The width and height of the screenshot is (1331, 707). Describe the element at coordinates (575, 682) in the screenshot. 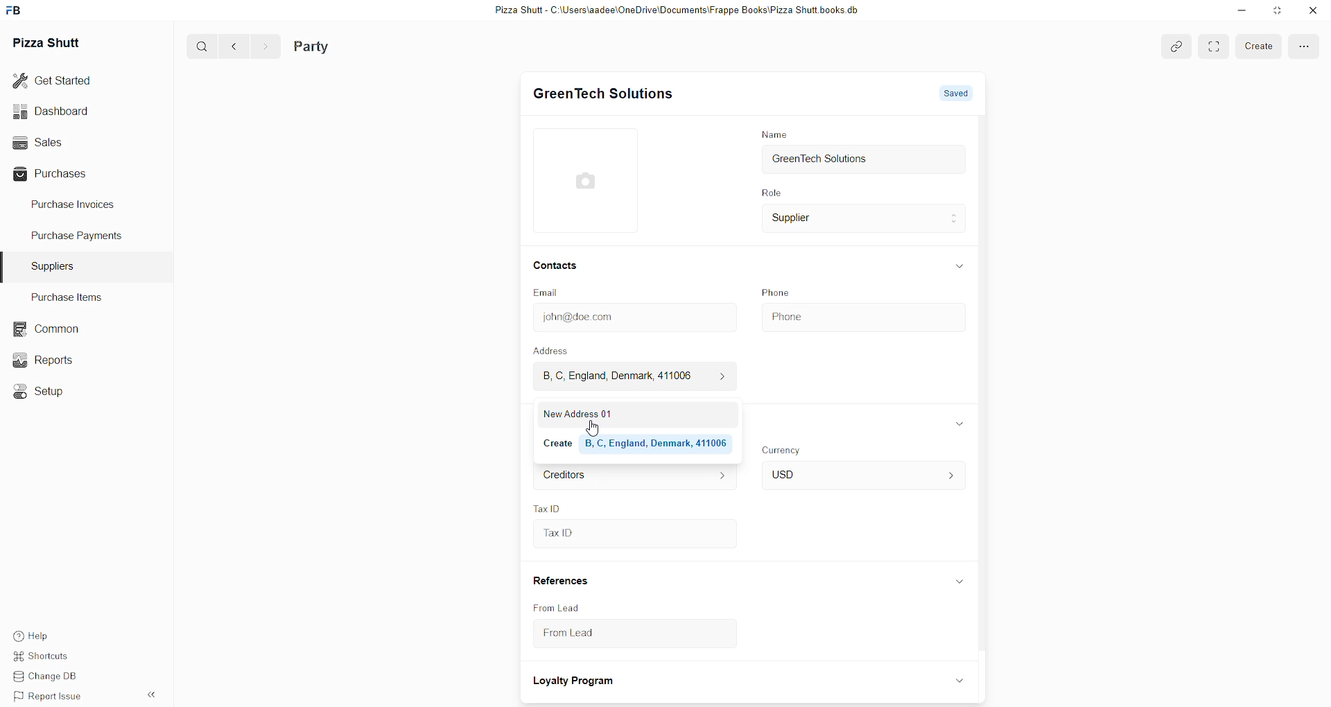

I see `Loyalty Program` at that location.